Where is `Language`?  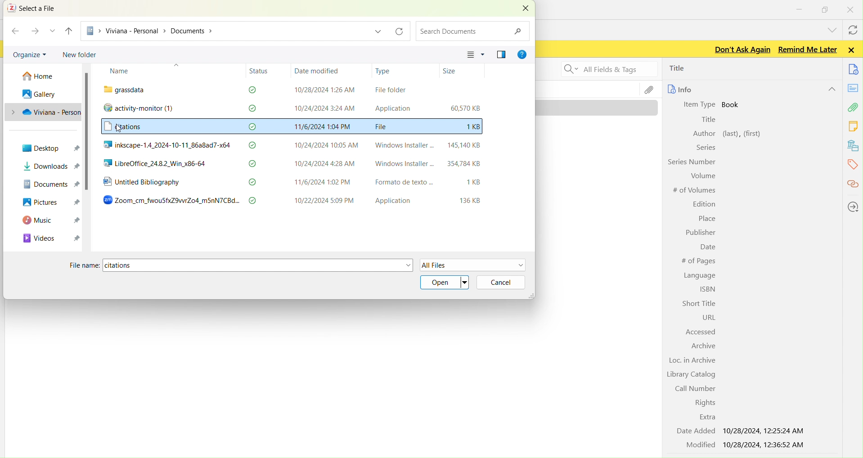
Language is located at coordinates (700, 275).